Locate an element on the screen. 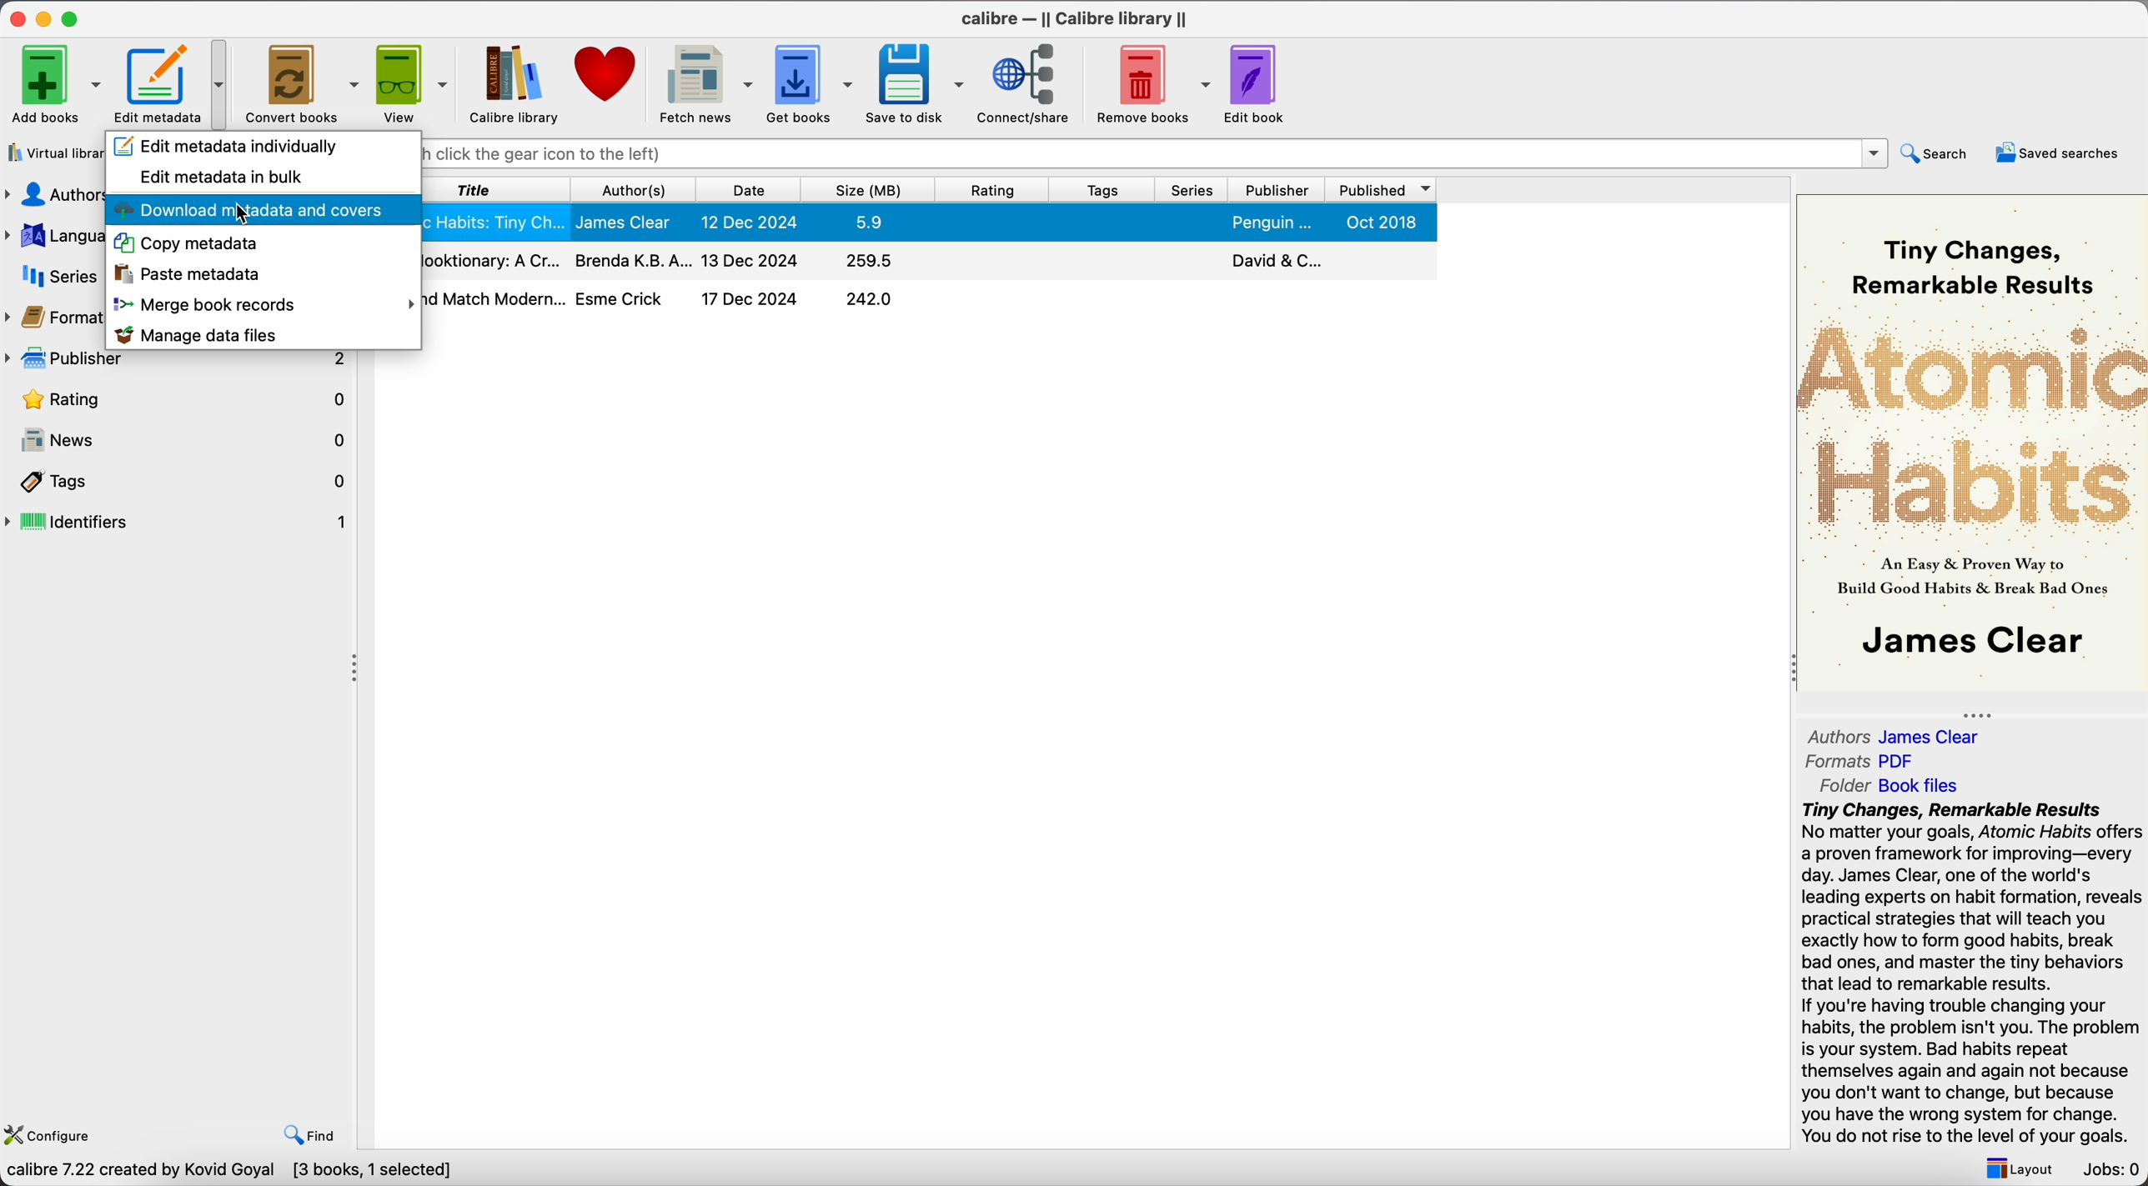 This screenshot has width=2148, height=1186. layout is located at coordinates (2018, 1169).